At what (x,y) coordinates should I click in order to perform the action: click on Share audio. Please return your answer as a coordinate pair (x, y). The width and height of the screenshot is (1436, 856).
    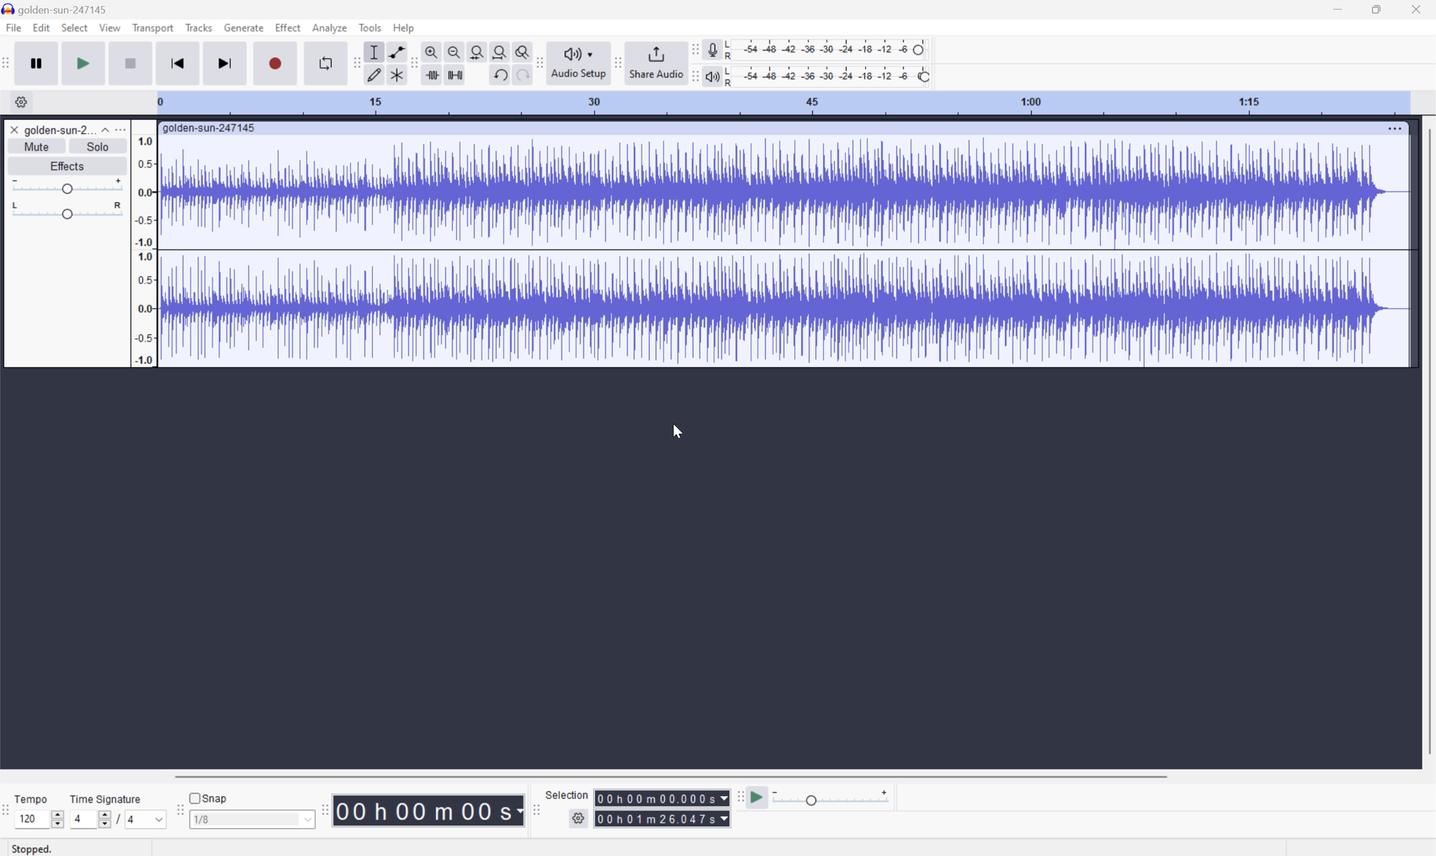
    Looking at the image, I should click on (656, 63).